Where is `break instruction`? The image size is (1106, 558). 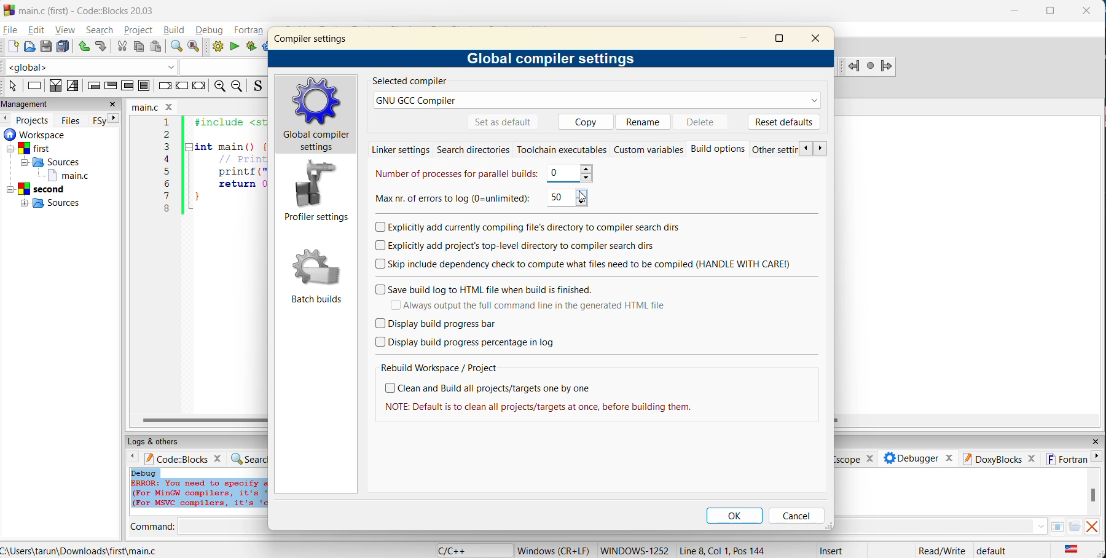 break instruction is located at coordinates (163, 86).